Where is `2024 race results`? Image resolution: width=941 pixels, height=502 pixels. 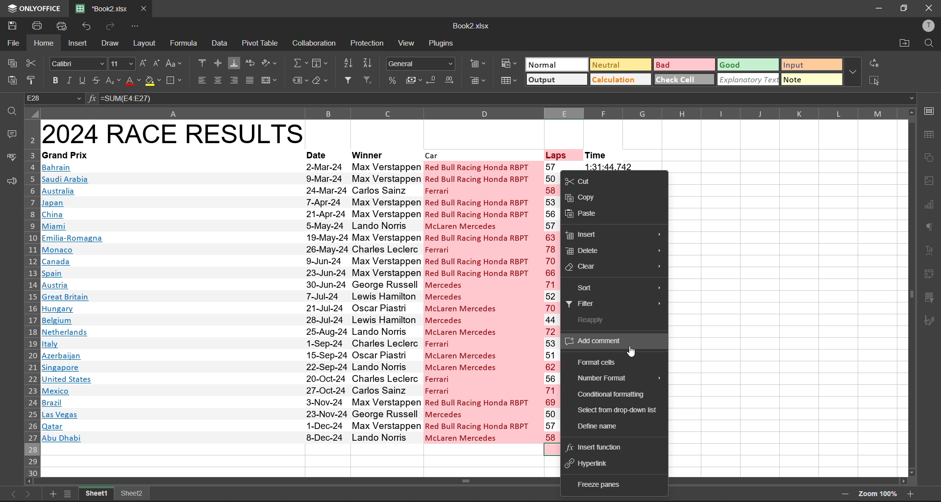 2024 race results is located at coordinates (174, 133).